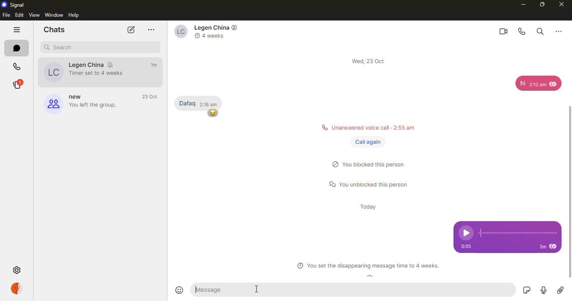  I want to click on calls, so click(17, 67).